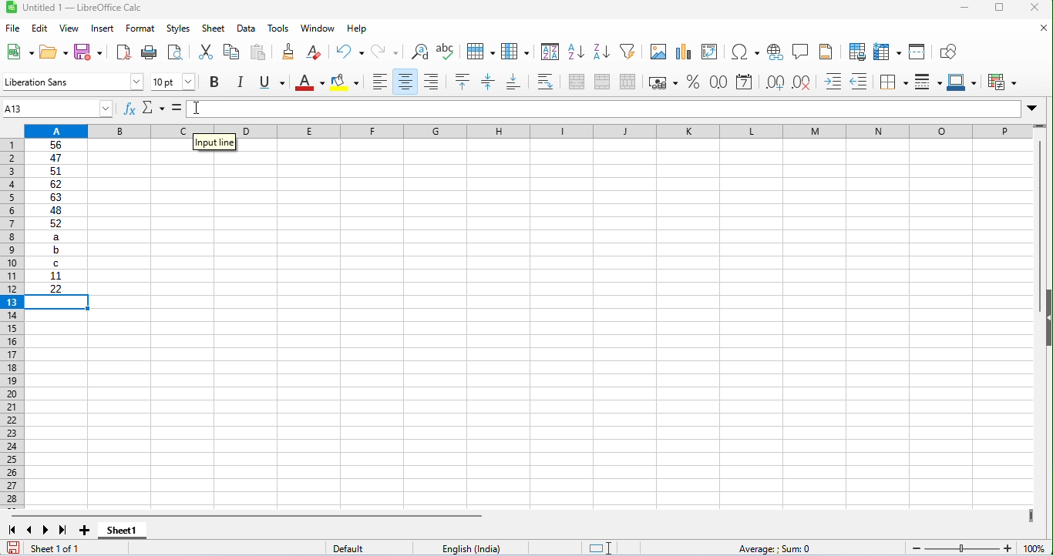 This screenshot has width=1053, height=556. Describe the element at coordinates (385, 52) in the screenshot. I see `redo` at that location.